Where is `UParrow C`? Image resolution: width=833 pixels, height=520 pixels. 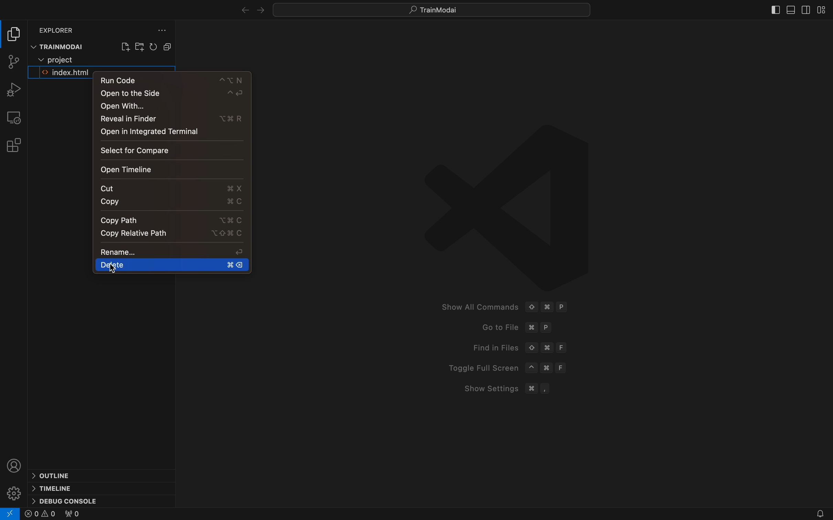
UParrow C is located at coordinates (227, 234).